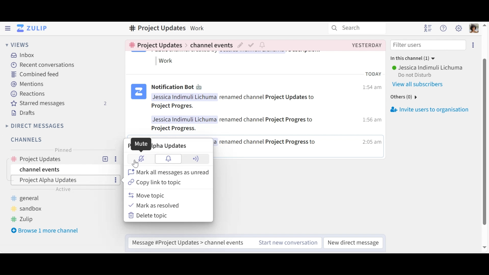 The image size is (489, 275). I want to click on mute pop up, so click(141, 144).